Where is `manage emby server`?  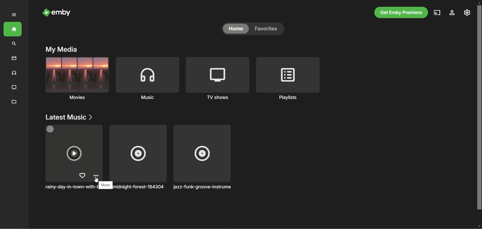
manage emby server is located at coordinates (467, 13).